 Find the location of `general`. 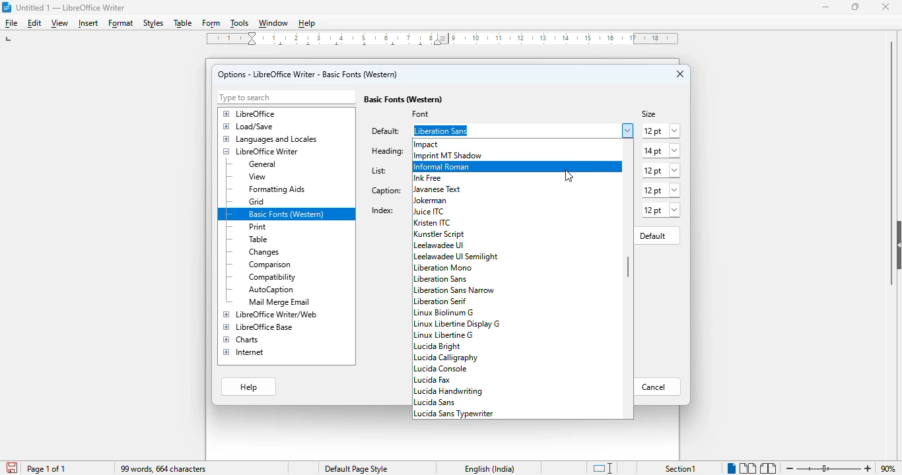

general is located at coordinates (263, 164).